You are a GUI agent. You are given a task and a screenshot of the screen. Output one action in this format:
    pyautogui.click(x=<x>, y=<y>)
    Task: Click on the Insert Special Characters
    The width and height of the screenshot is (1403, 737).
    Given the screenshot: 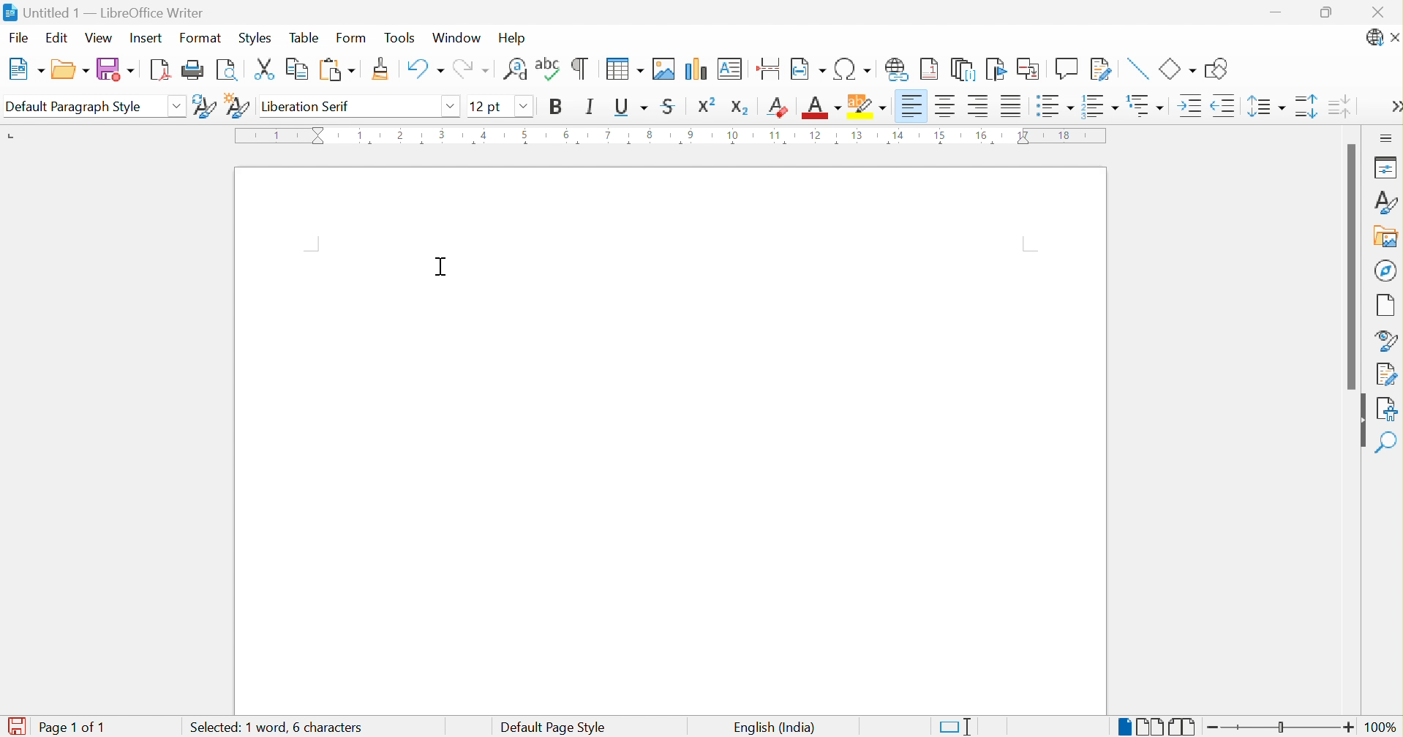 What is the action you would take?
    pyautogui.click(x=854, y=69)
    